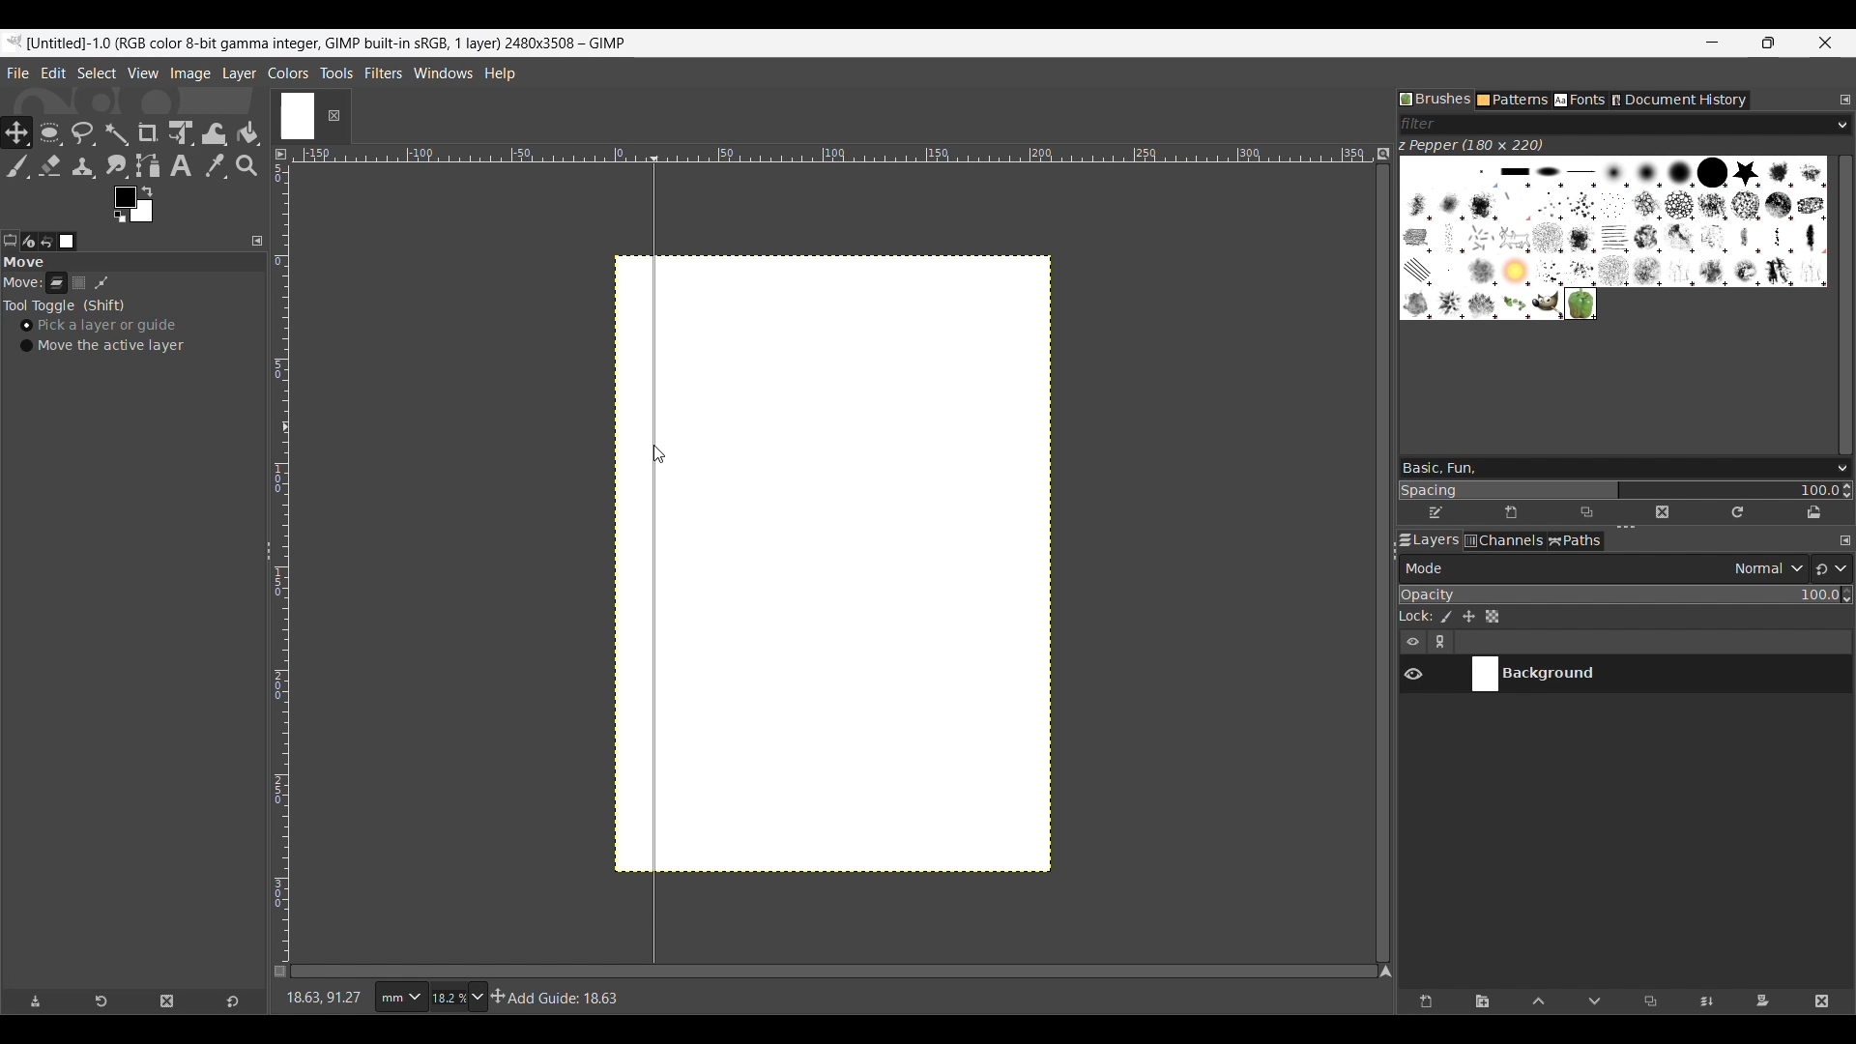 This screenshot has height=1044, width=1856. What do you see at coordinates (1846, 595) in the screenshot?
I see `Increase/Decrease opacity` at bounding box center [1846, 595].